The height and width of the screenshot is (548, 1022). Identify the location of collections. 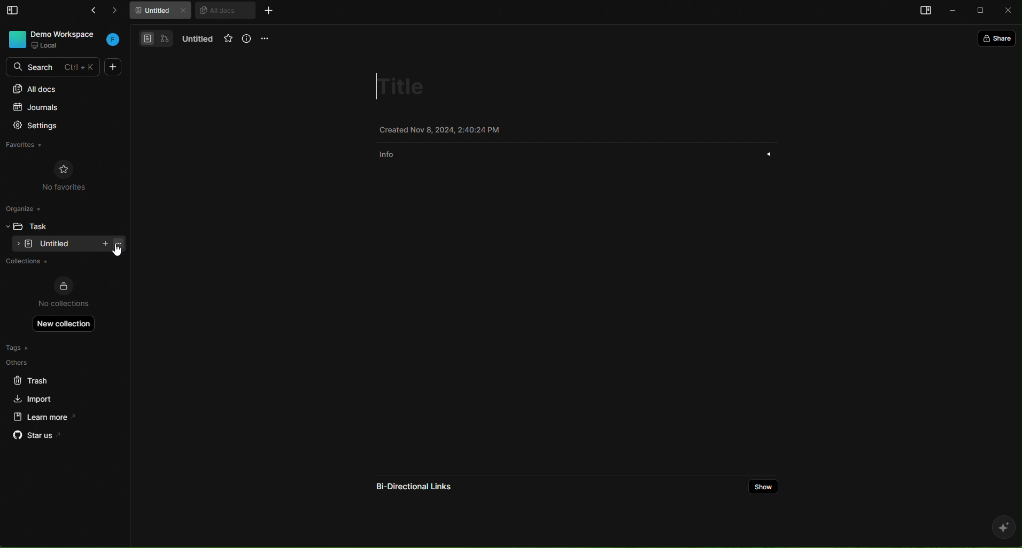
(60, 262).